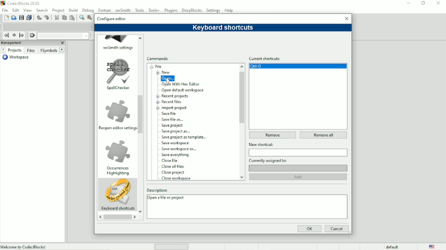 The width and height of the screenshot is (446, 250). What do you see at coordinates (176, 96) in the screenshot?
I see `Recent projects` at bounding box center [176, 96].